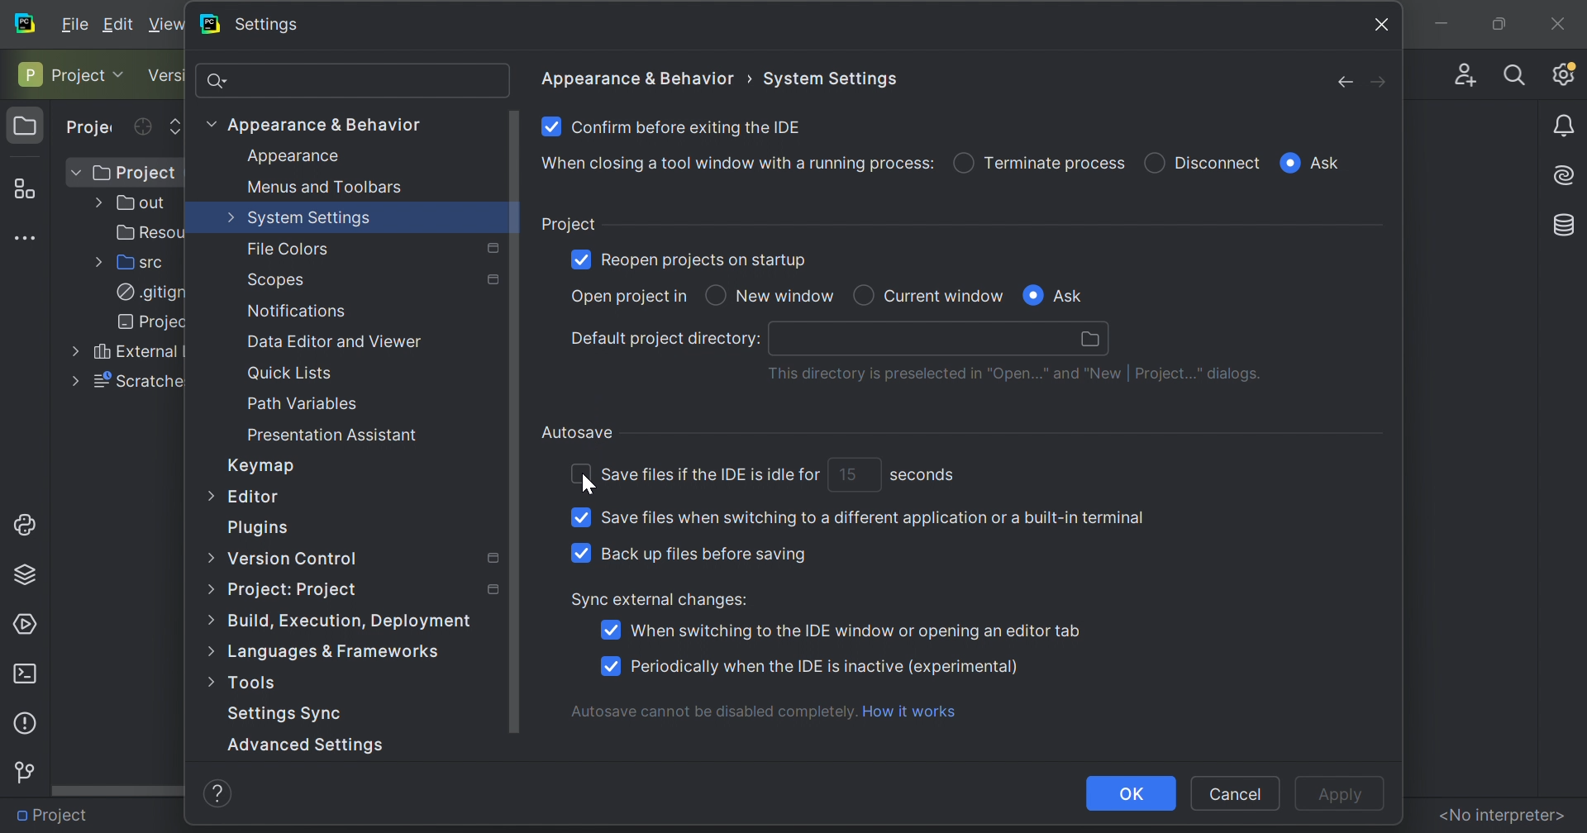 The image size is (1587, 833). I want to click on Problems, so click(23, 721).